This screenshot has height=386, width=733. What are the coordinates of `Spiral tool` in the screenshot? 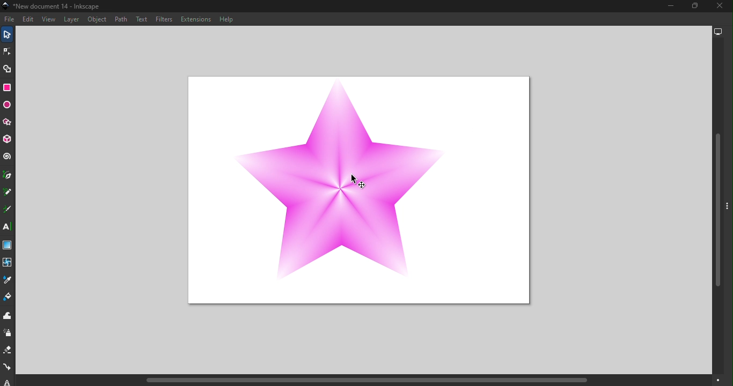 It's located at (9, 158).